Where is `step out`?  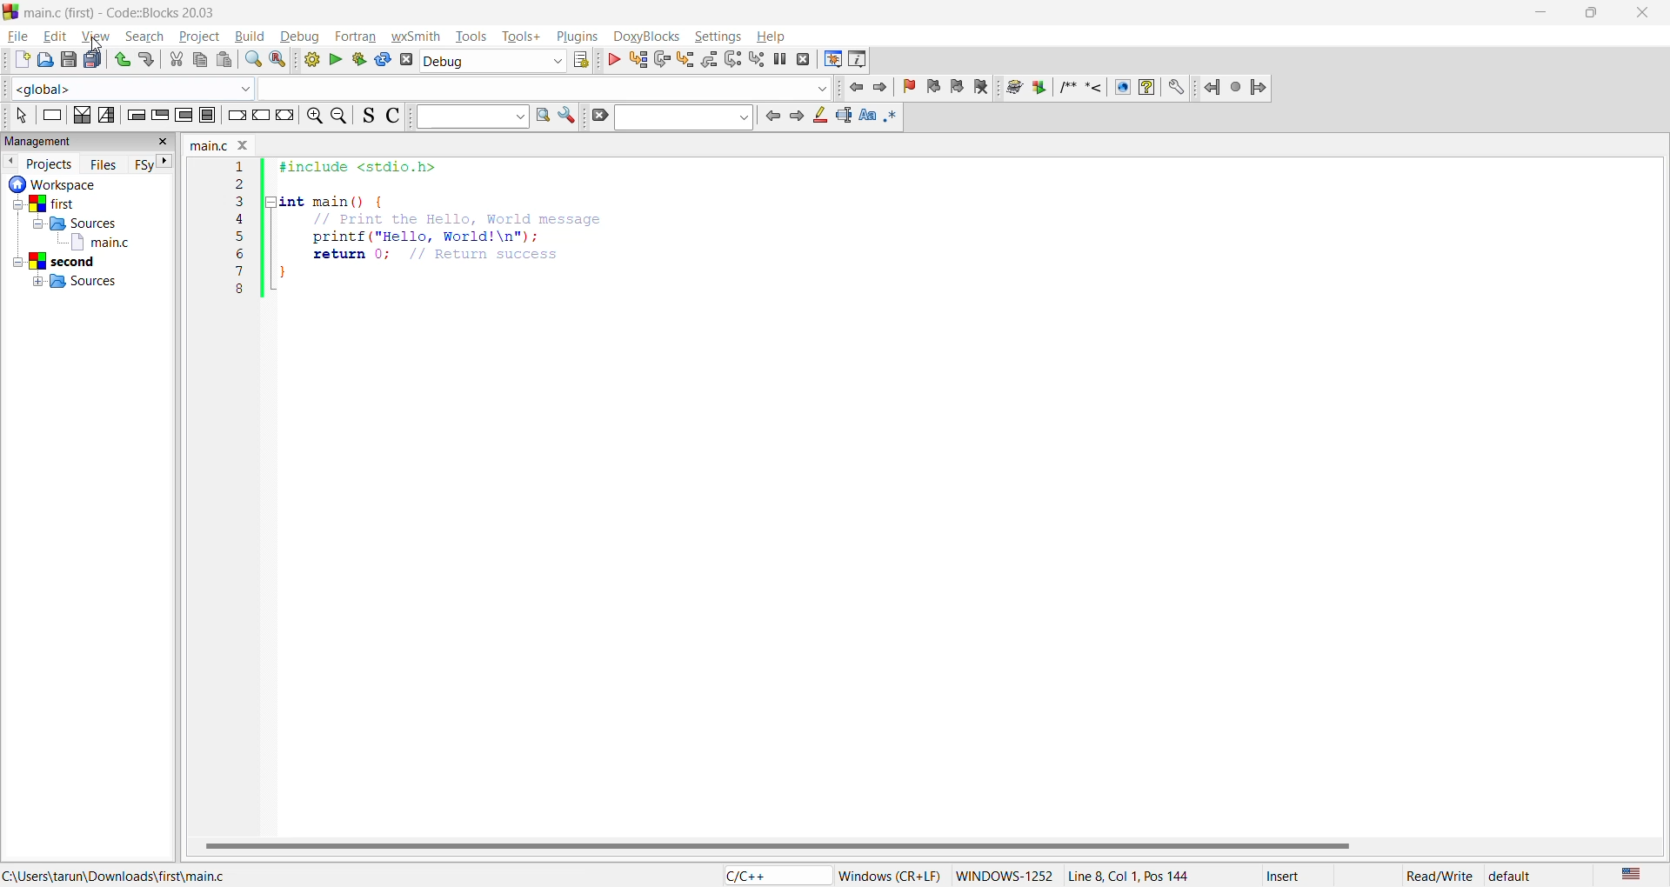
step out is located at coordinates (708, 60).